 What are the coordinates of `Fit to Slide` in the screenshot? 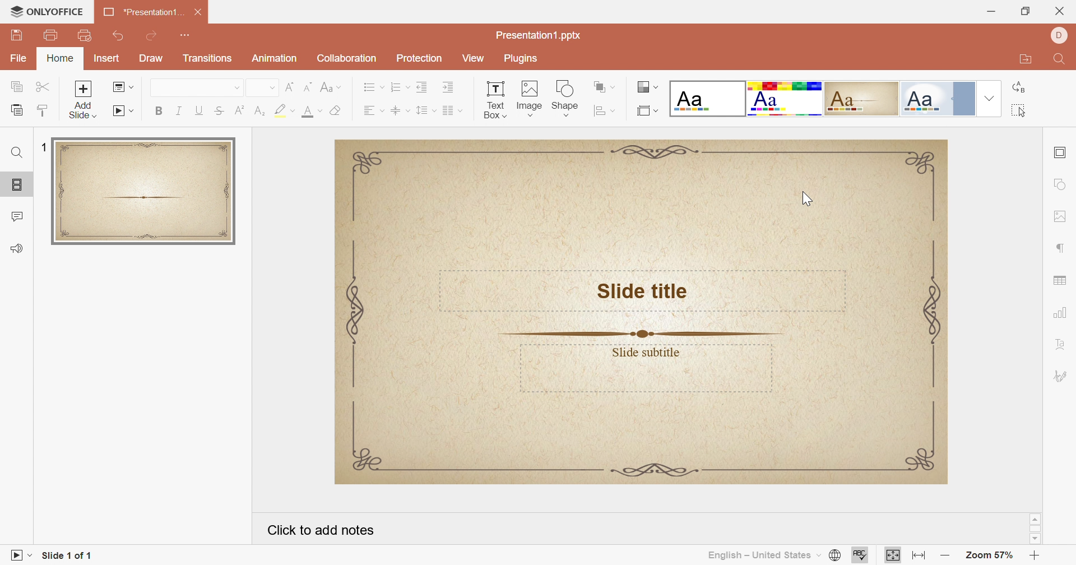 It's located at (893, 554).